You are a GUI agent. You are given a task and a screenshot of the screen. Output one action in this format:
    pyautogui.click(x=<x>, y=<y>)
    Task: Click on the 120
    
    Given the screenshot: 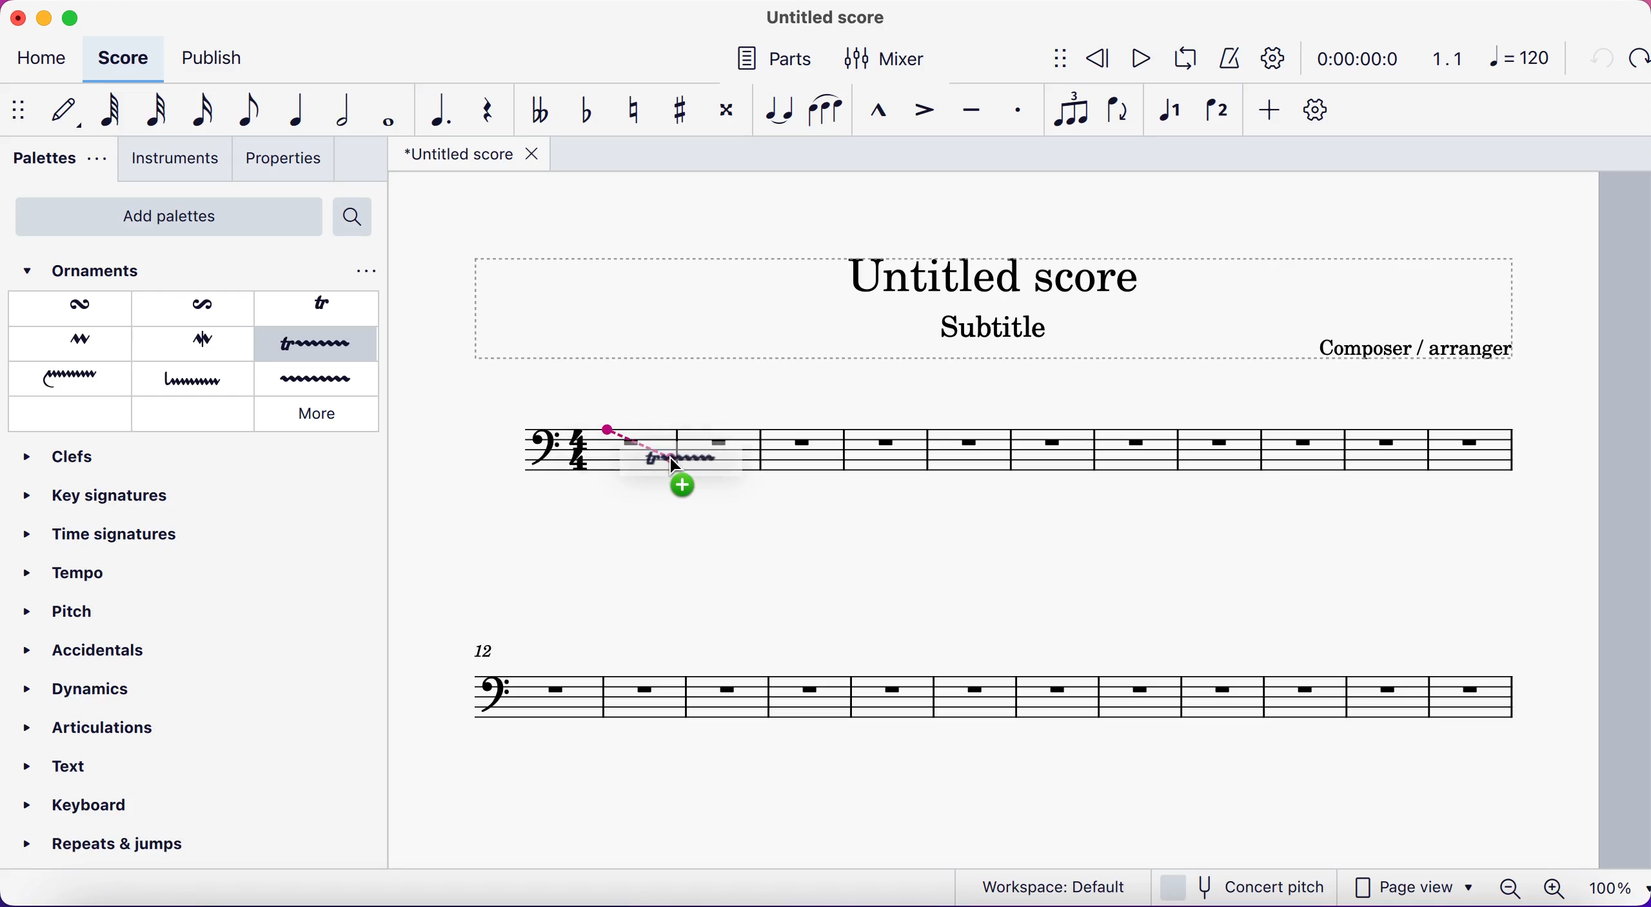 What is the action you would take?
    pyautogui.click(x=1523, y=61)
    